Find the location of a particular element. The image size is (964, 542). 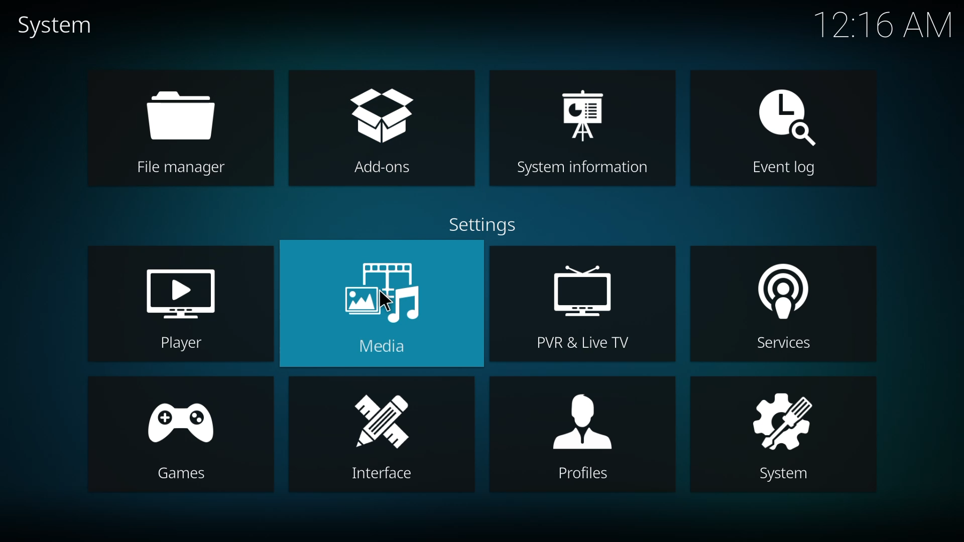

PVR & Live TV is located at coordinates (580, 344).